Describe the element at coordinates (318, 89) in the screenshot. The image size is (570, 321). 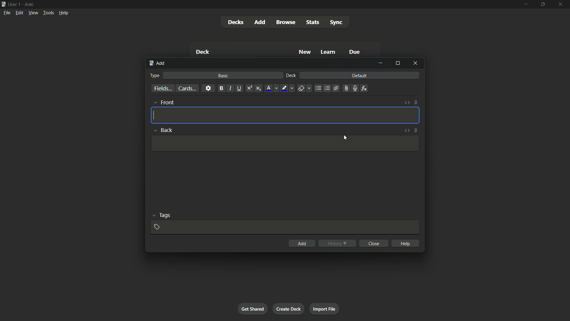
I see `unordered list` at that location.